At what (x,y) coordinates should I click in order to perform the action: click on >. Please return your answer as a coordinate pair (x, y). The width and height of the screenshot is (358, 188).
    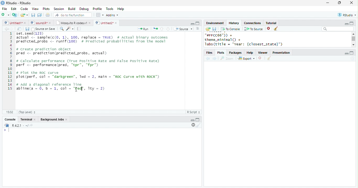
    Looking at the image, I should click on (7, 130).